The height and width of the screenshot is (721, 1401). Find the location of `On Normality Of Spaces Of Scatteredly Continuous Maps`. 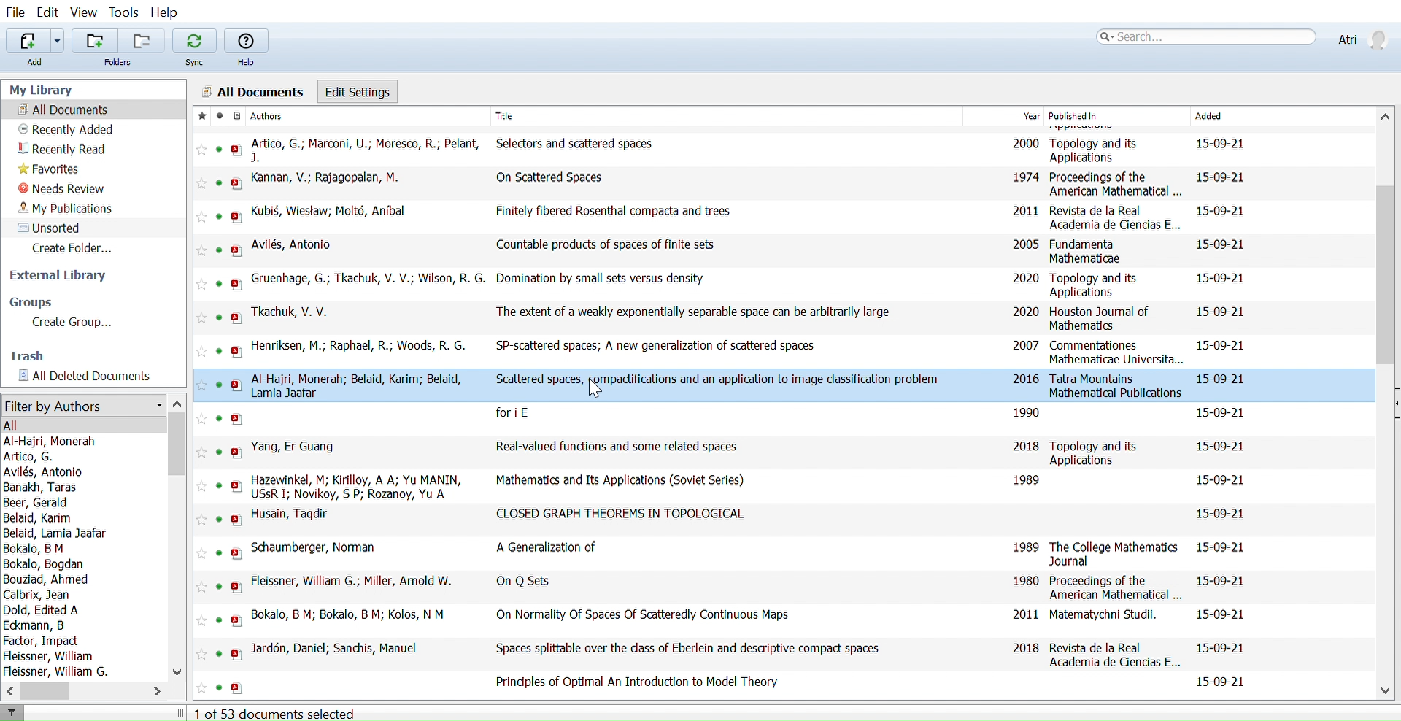

On Normality Of Spaces Of Scatteredly Continuous Maps is located at coordinates (643, 614).